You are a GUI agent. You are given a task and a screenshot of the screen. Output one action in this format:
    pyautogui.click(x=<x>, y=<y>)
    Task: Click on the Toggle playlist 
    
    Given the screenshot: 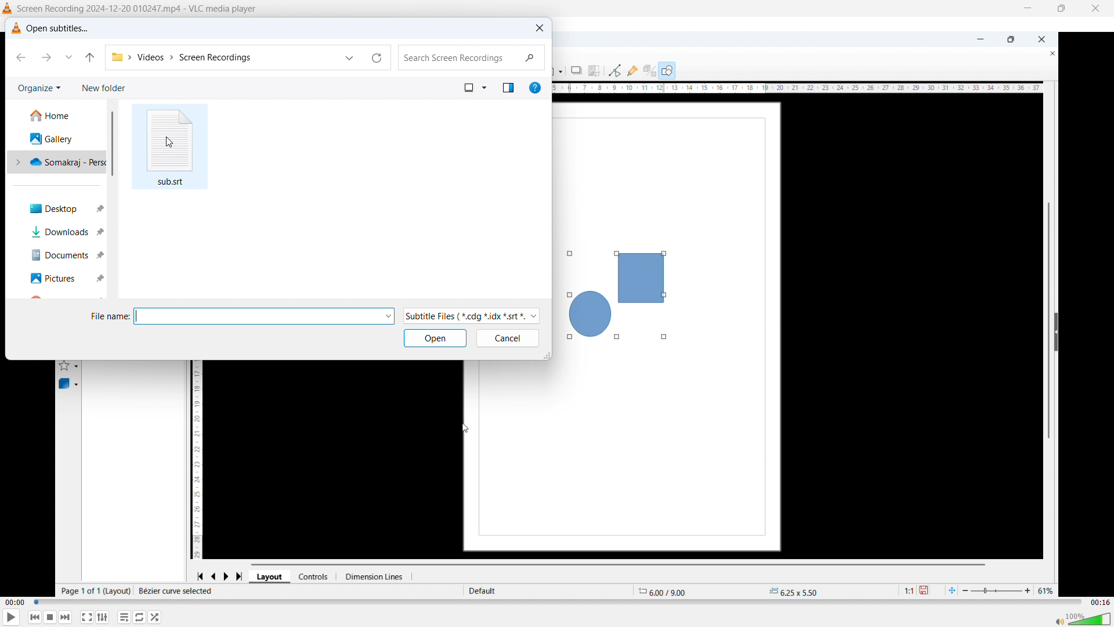 What is the action you would take?
    pyautogui.click(x=124, y=618)
    